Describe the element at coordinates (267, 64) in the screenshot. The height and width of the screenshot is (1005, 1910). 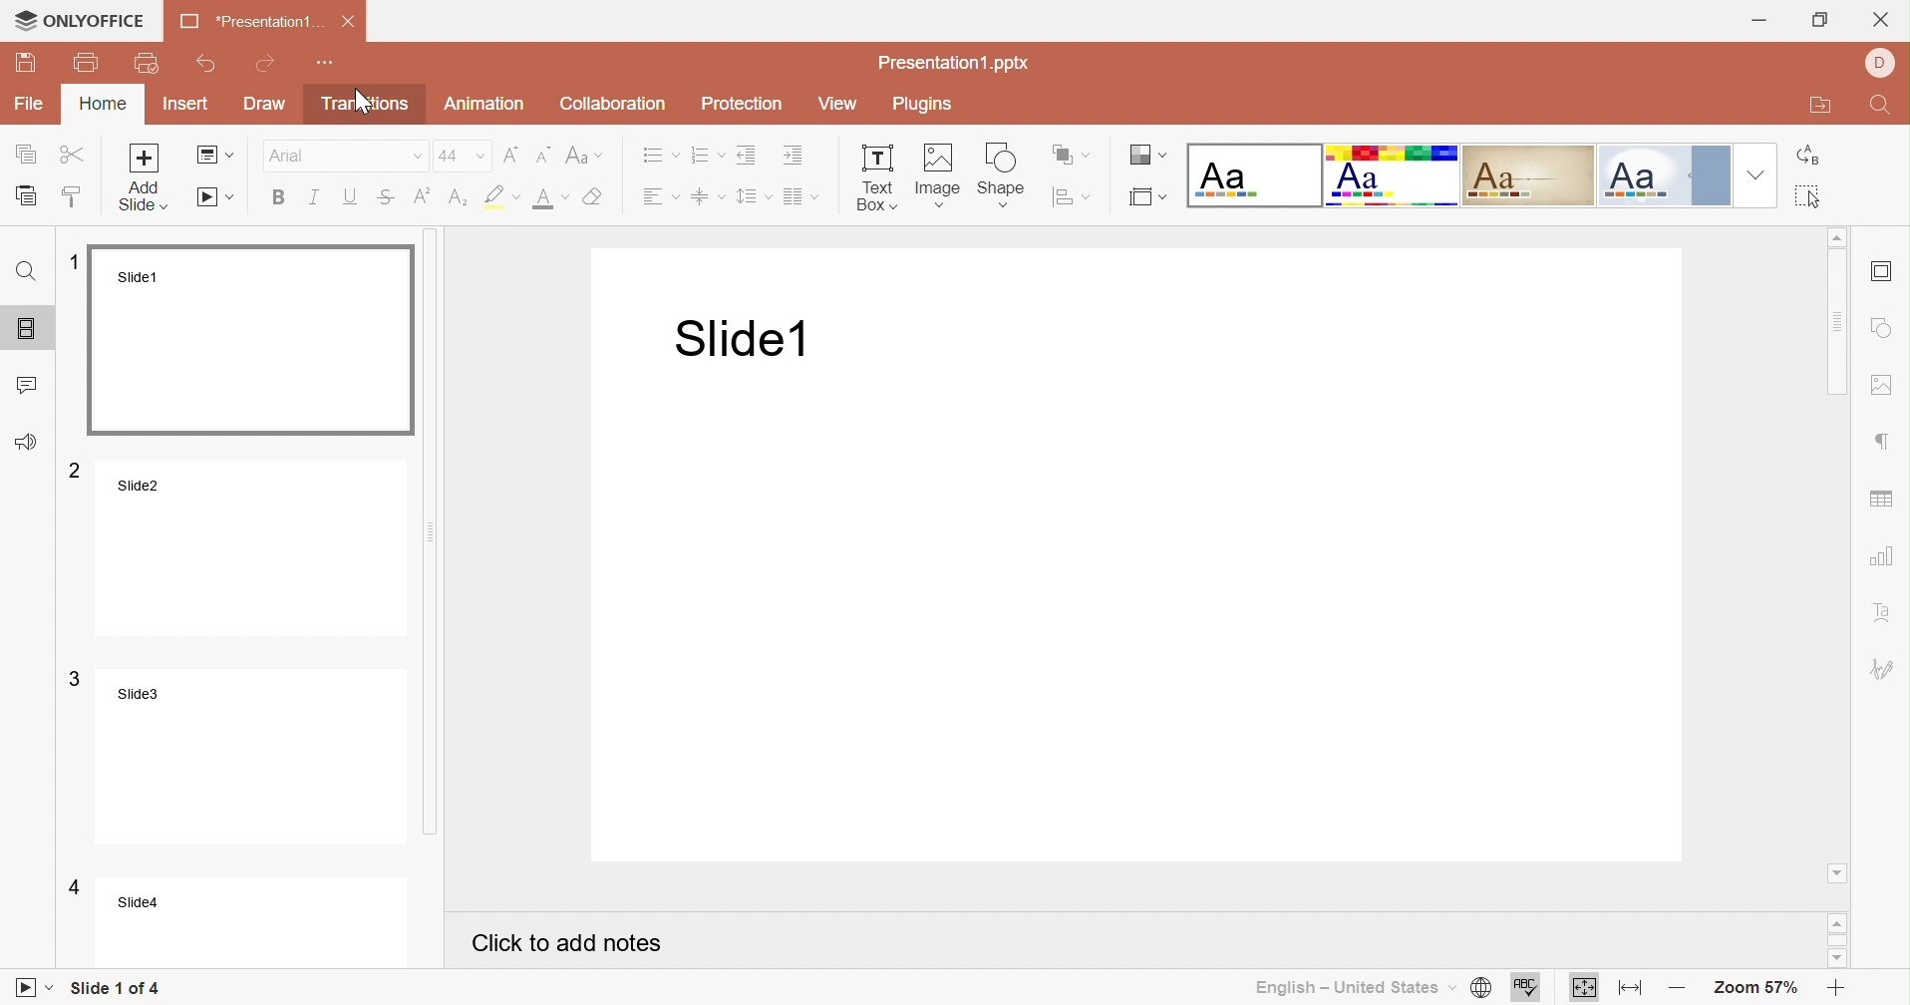
I see `Redo` at that location.